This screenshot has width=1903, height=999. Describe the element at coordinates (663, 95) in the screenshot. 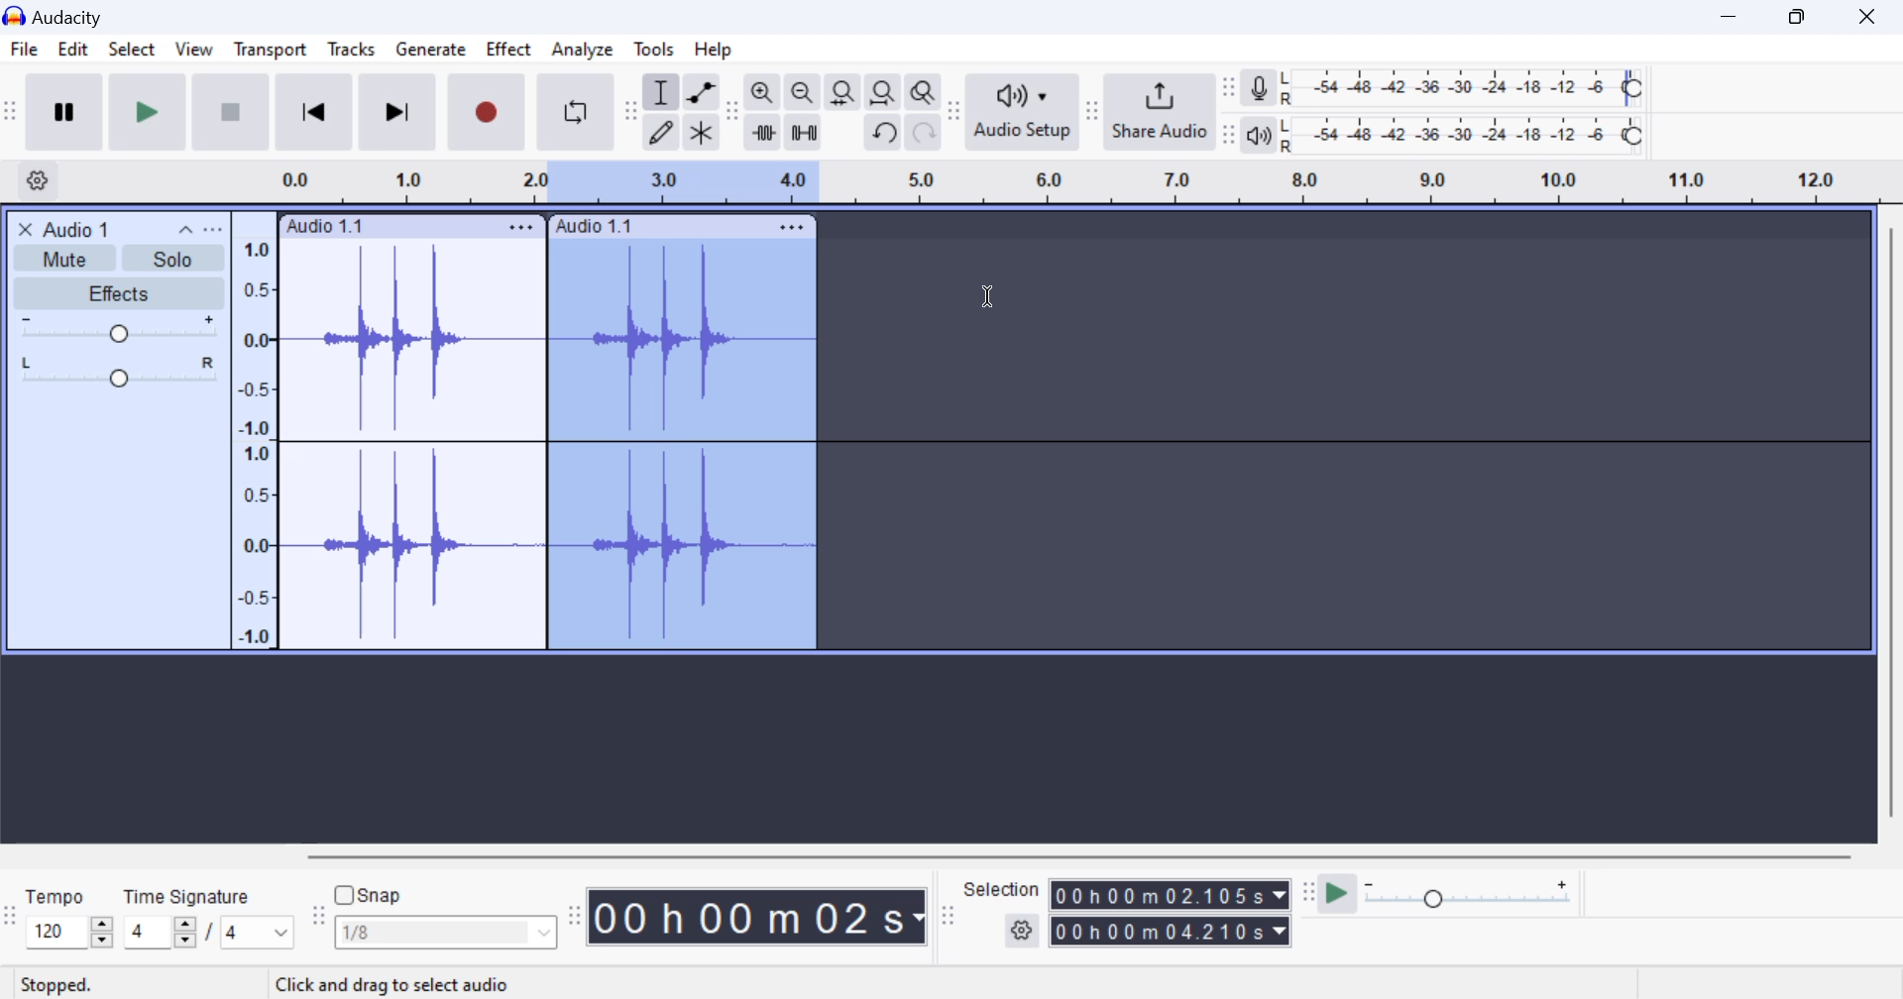

I see `selection tool` at that location.